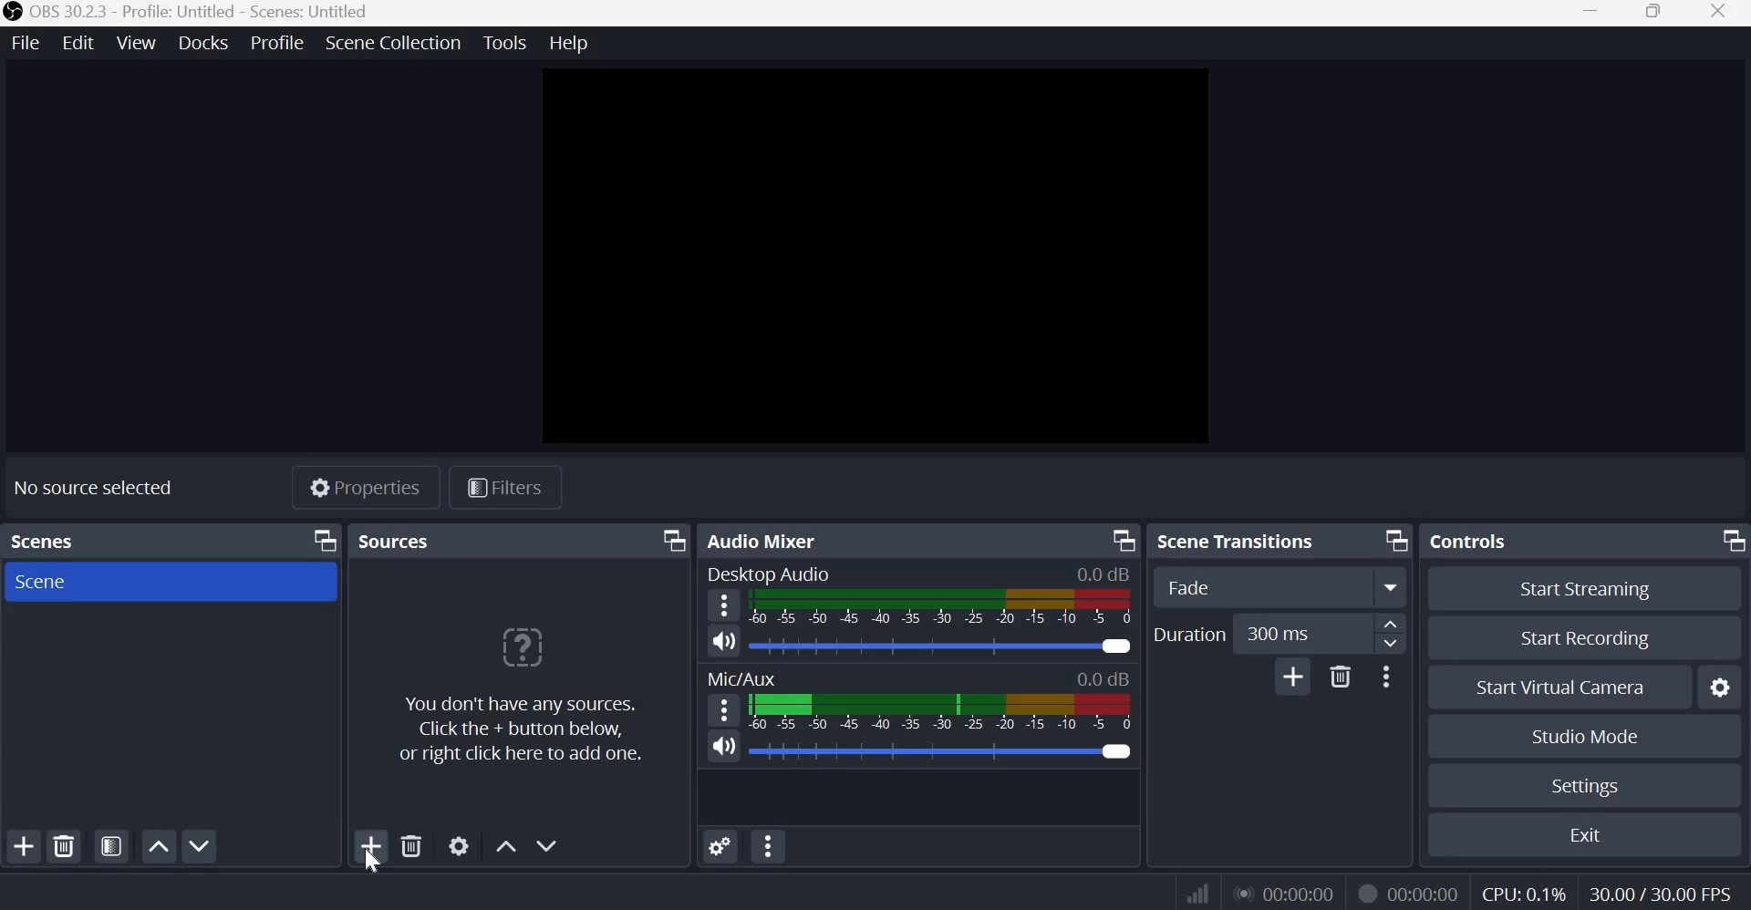 This screenshot has height=910, width=1751. I want to click on Speaker icon, so click(725, 642).